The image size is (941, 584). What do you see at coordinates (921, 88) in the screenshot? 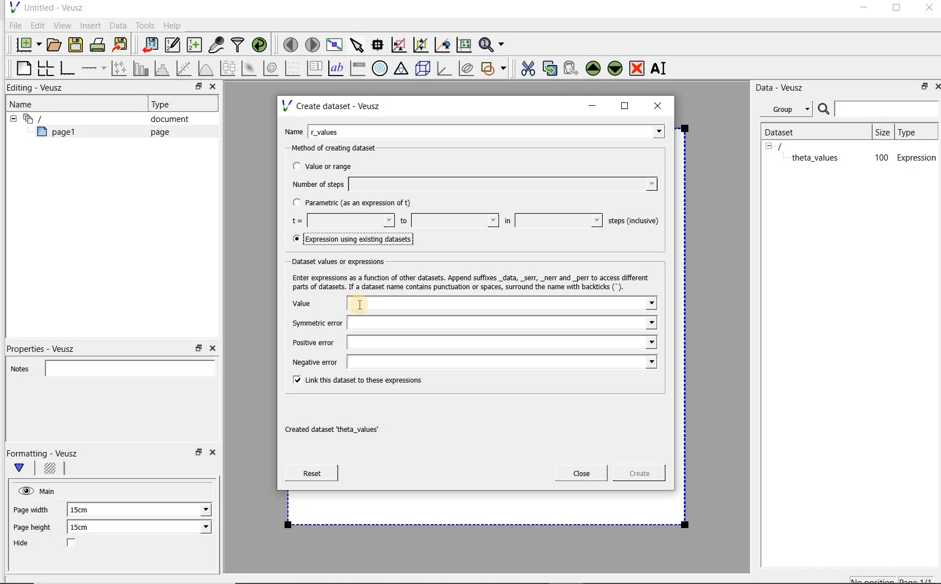
I see `restore down` at bounding box center [921, 88].